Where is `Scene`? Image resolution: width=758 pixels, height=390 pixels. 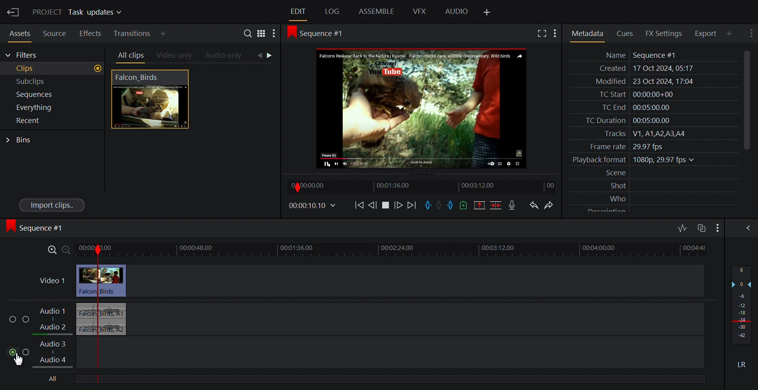 Scene is located at coordinates (655, 173).